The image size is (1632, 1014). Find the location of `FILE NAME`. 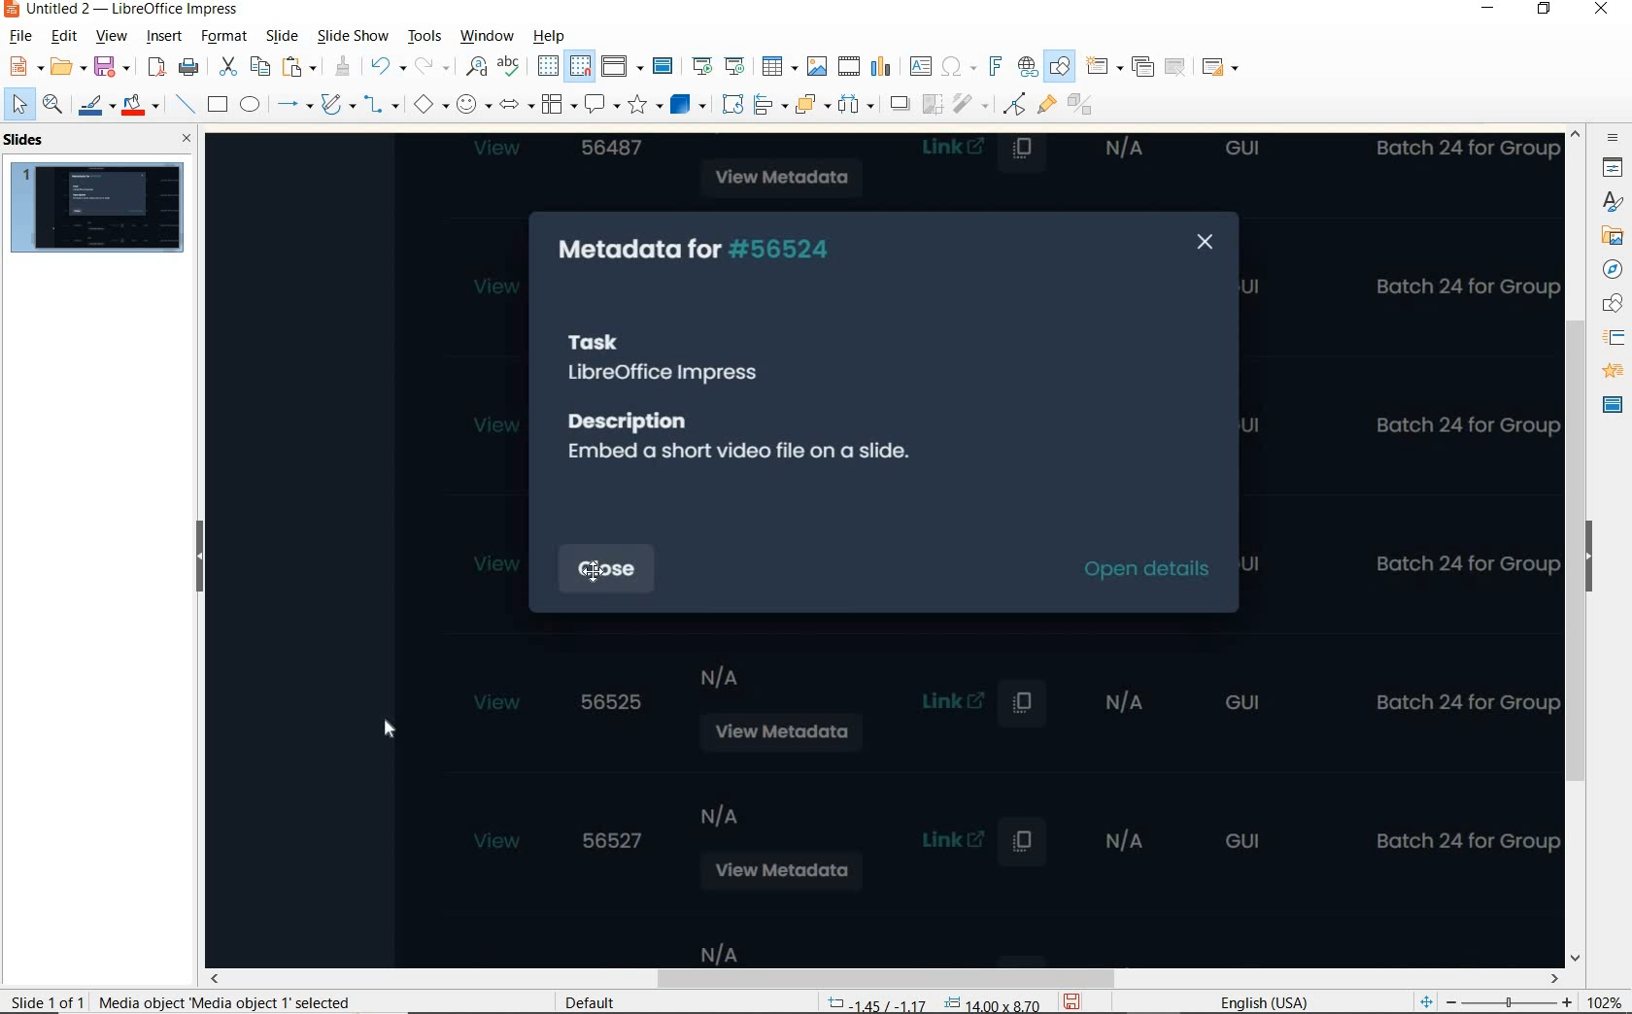

FILE NAME is located at coordinates (123, 11).